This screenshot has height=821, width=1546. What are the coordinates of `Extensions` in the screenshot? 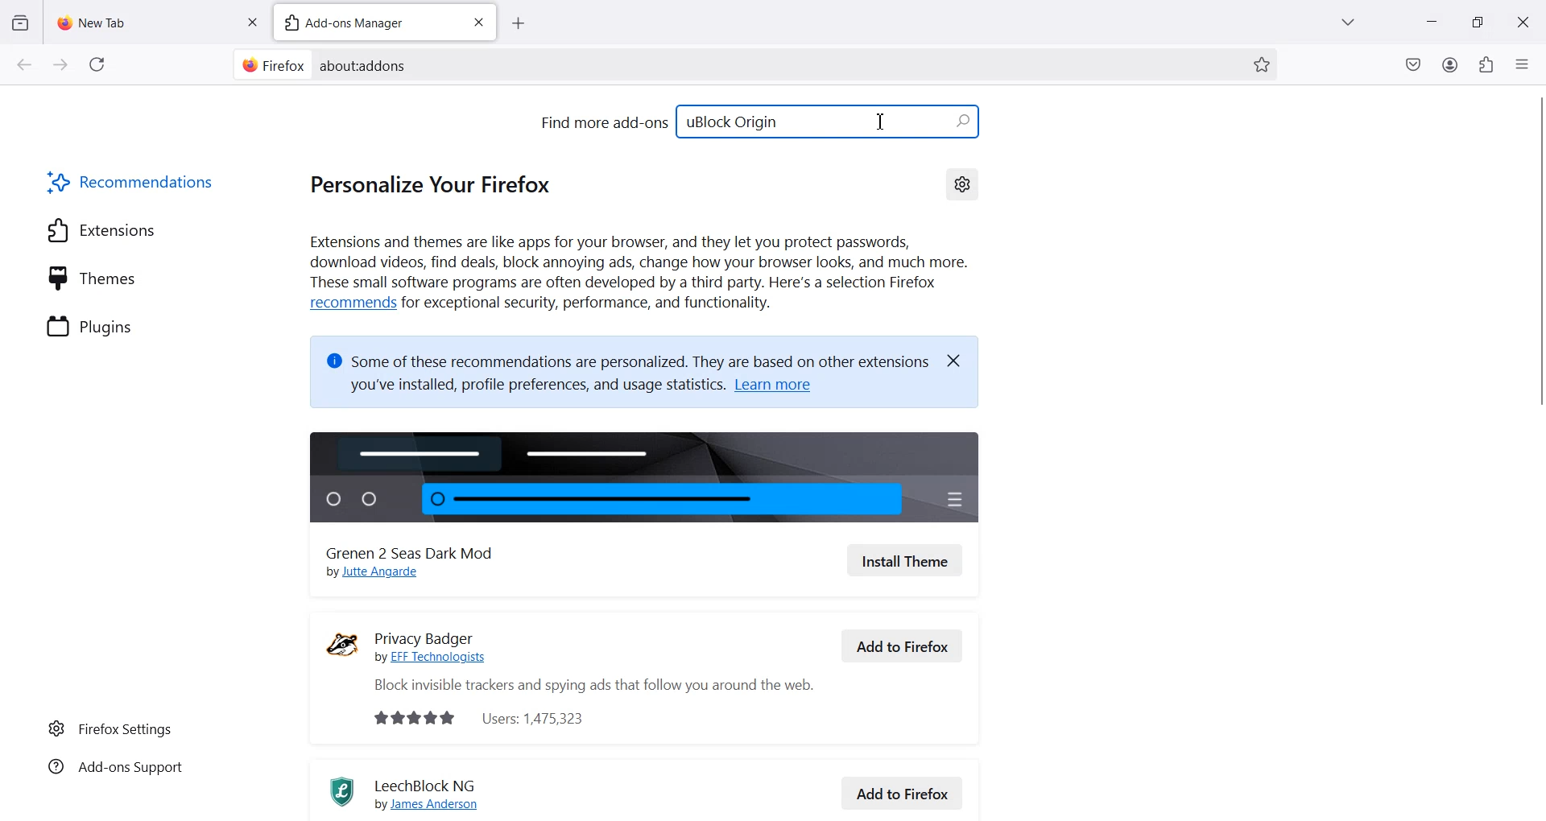 It's located at (1486, 64).